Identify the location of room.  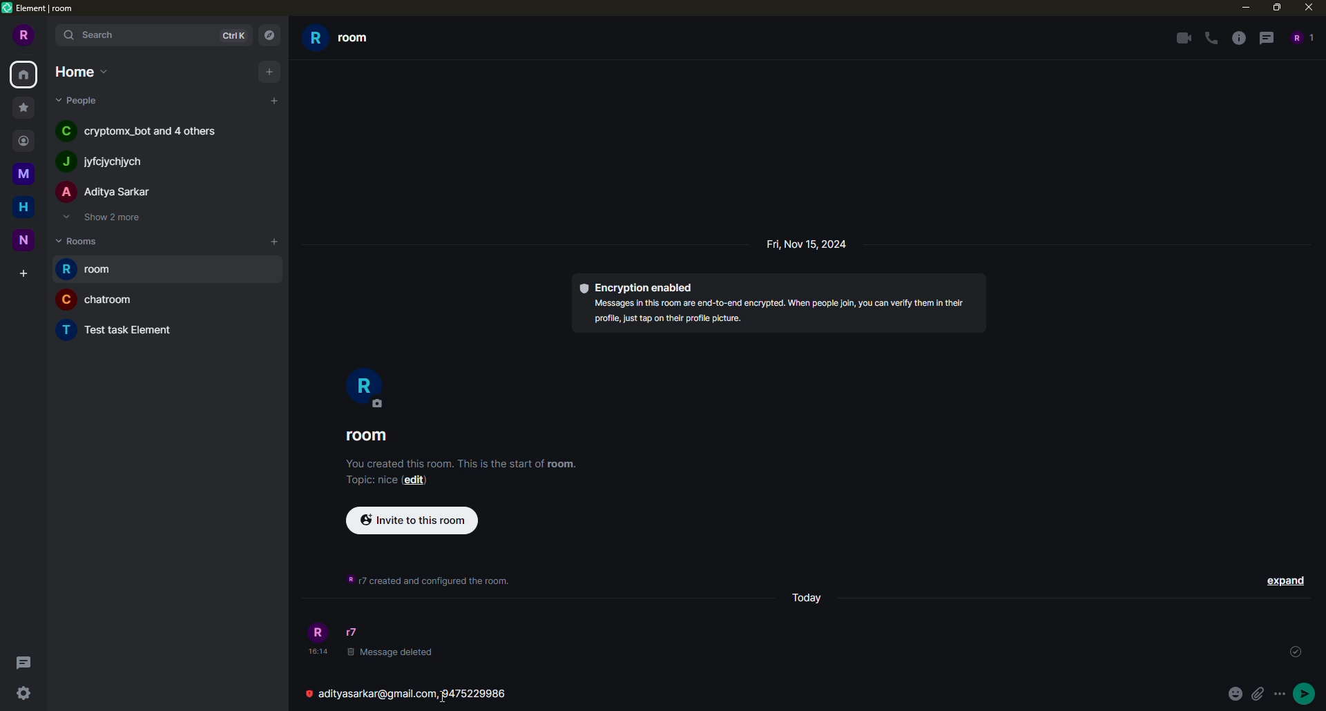
(96, 299).